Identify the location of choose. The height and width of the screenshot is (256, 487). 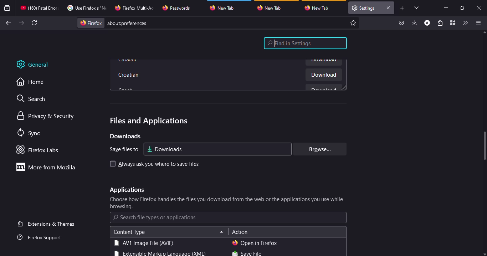
(227, 203).